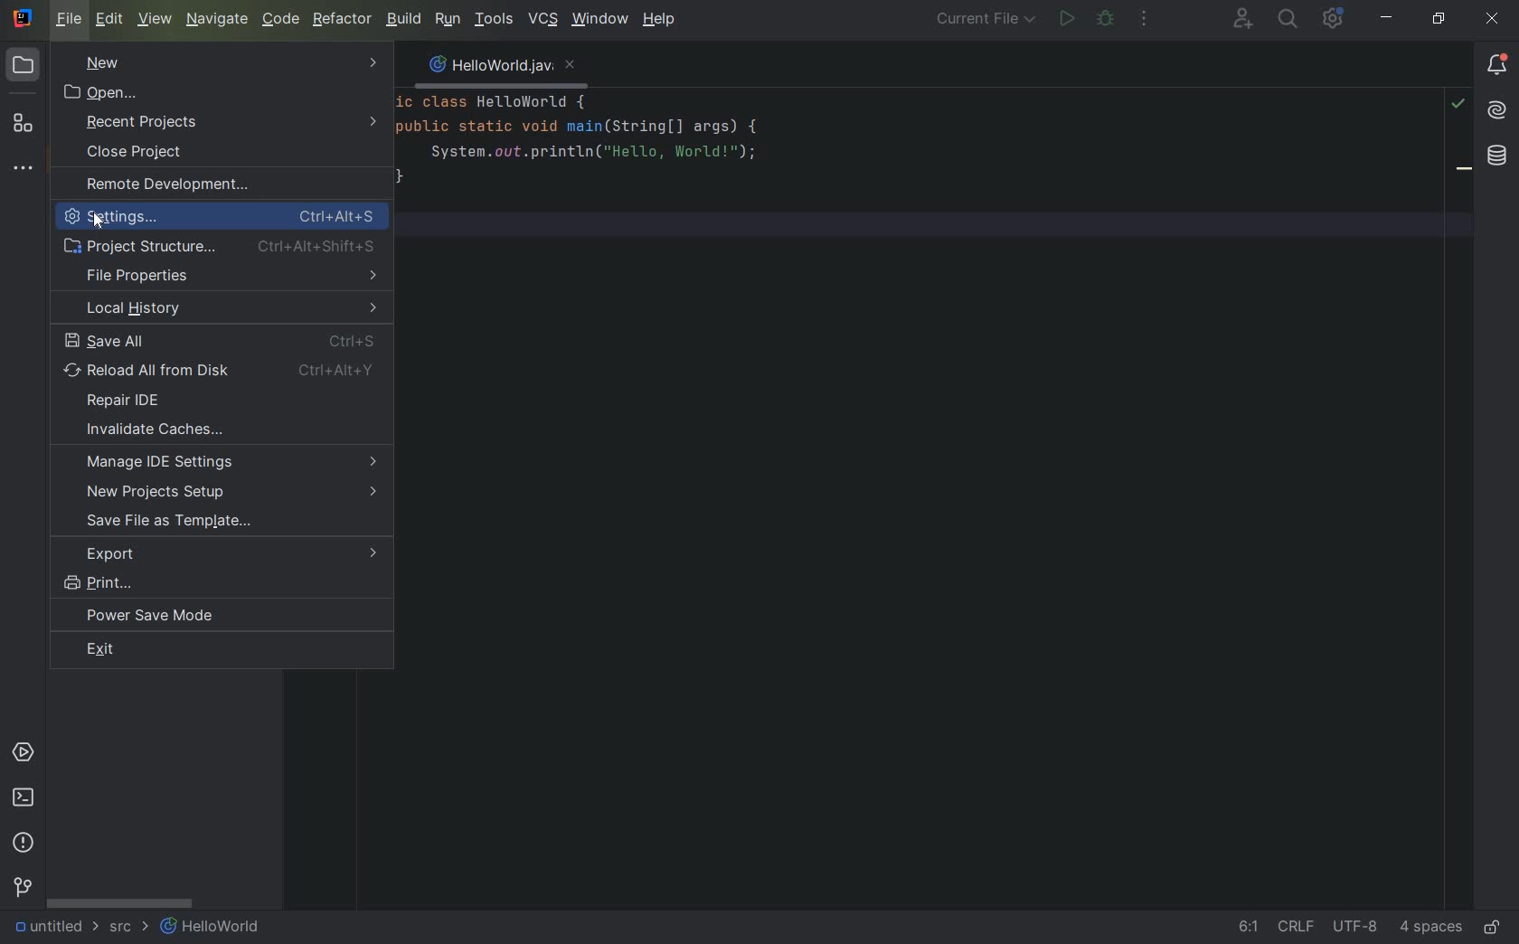 The image size is (1519, 944). Describe the element at coordinates (223, 216) in the screenshot. I see `settings` at that location.